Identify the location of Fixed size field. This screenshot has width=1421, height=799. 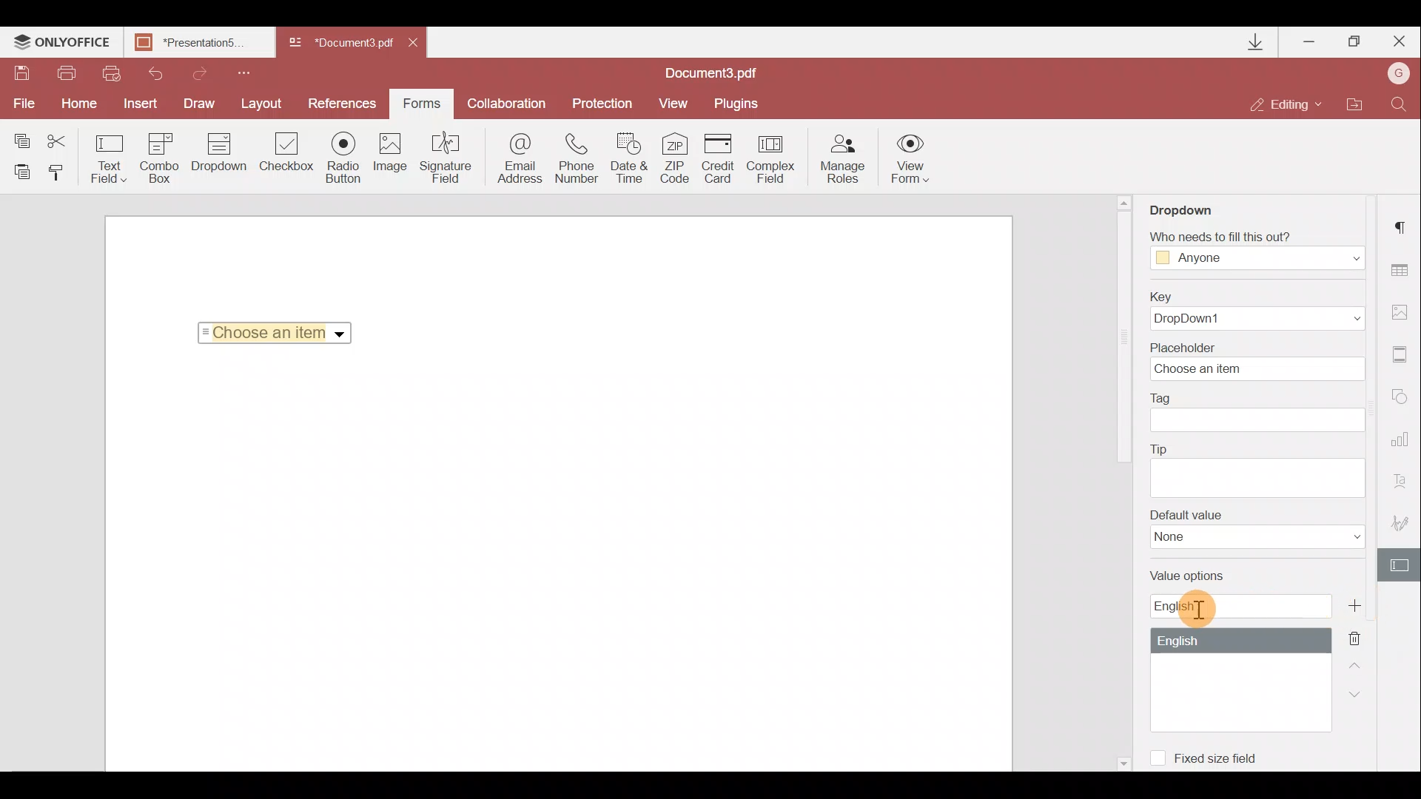
(1211, 755).